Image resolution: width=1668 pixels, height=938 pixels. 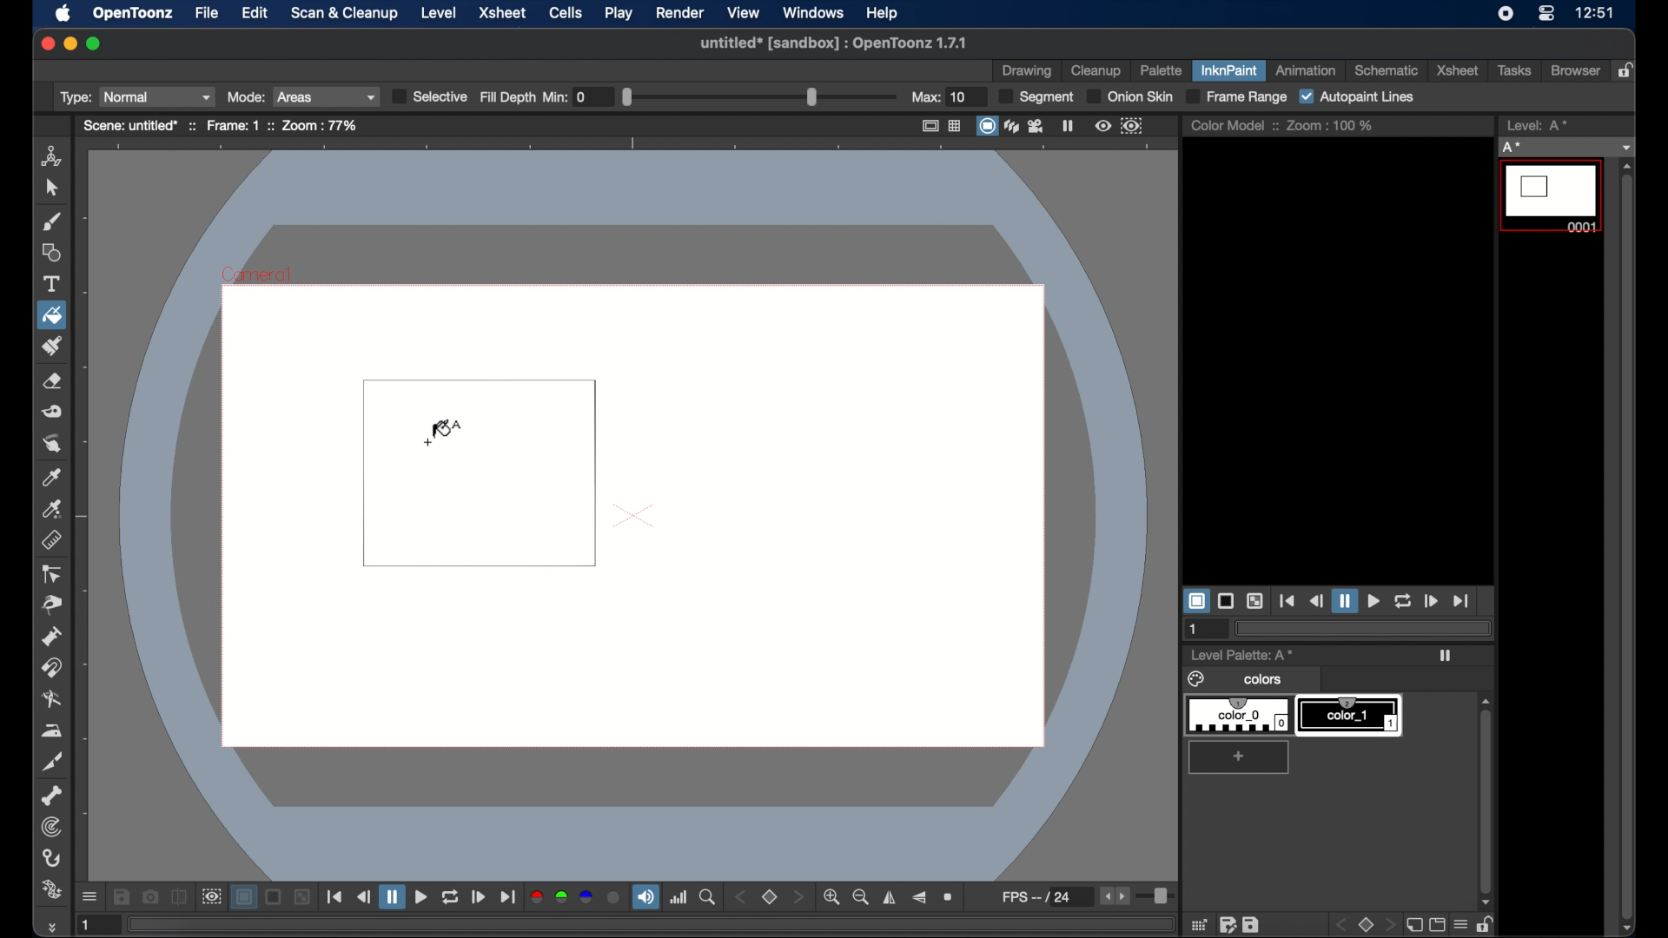 What do you see at coordinates (986, 125) in the screenshot?
I see `camera stand view` at bounding box center [986, 125].